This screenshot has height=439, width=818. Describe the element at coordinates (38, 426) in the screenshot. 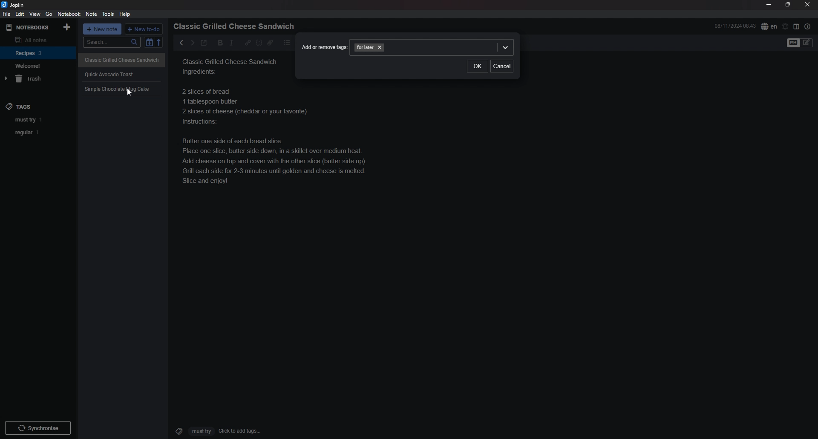

I see `` at that location.